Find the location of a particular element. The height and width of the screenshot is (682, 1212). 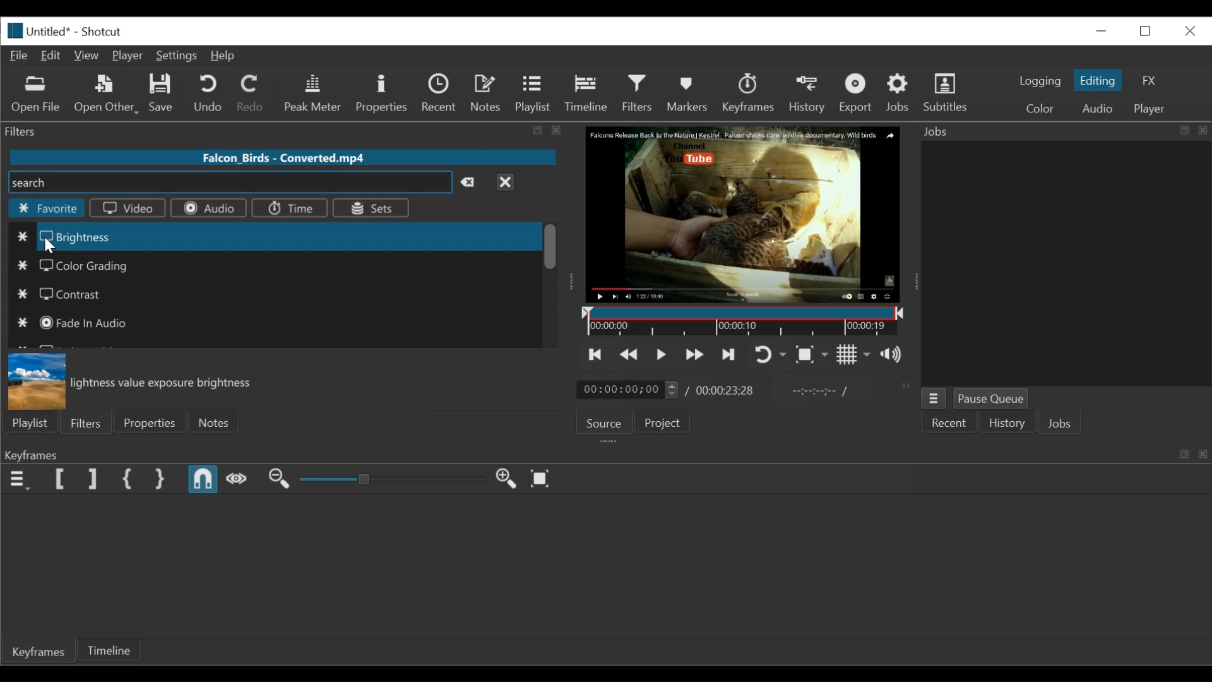

Timeline is located at coordinates (588, 95).